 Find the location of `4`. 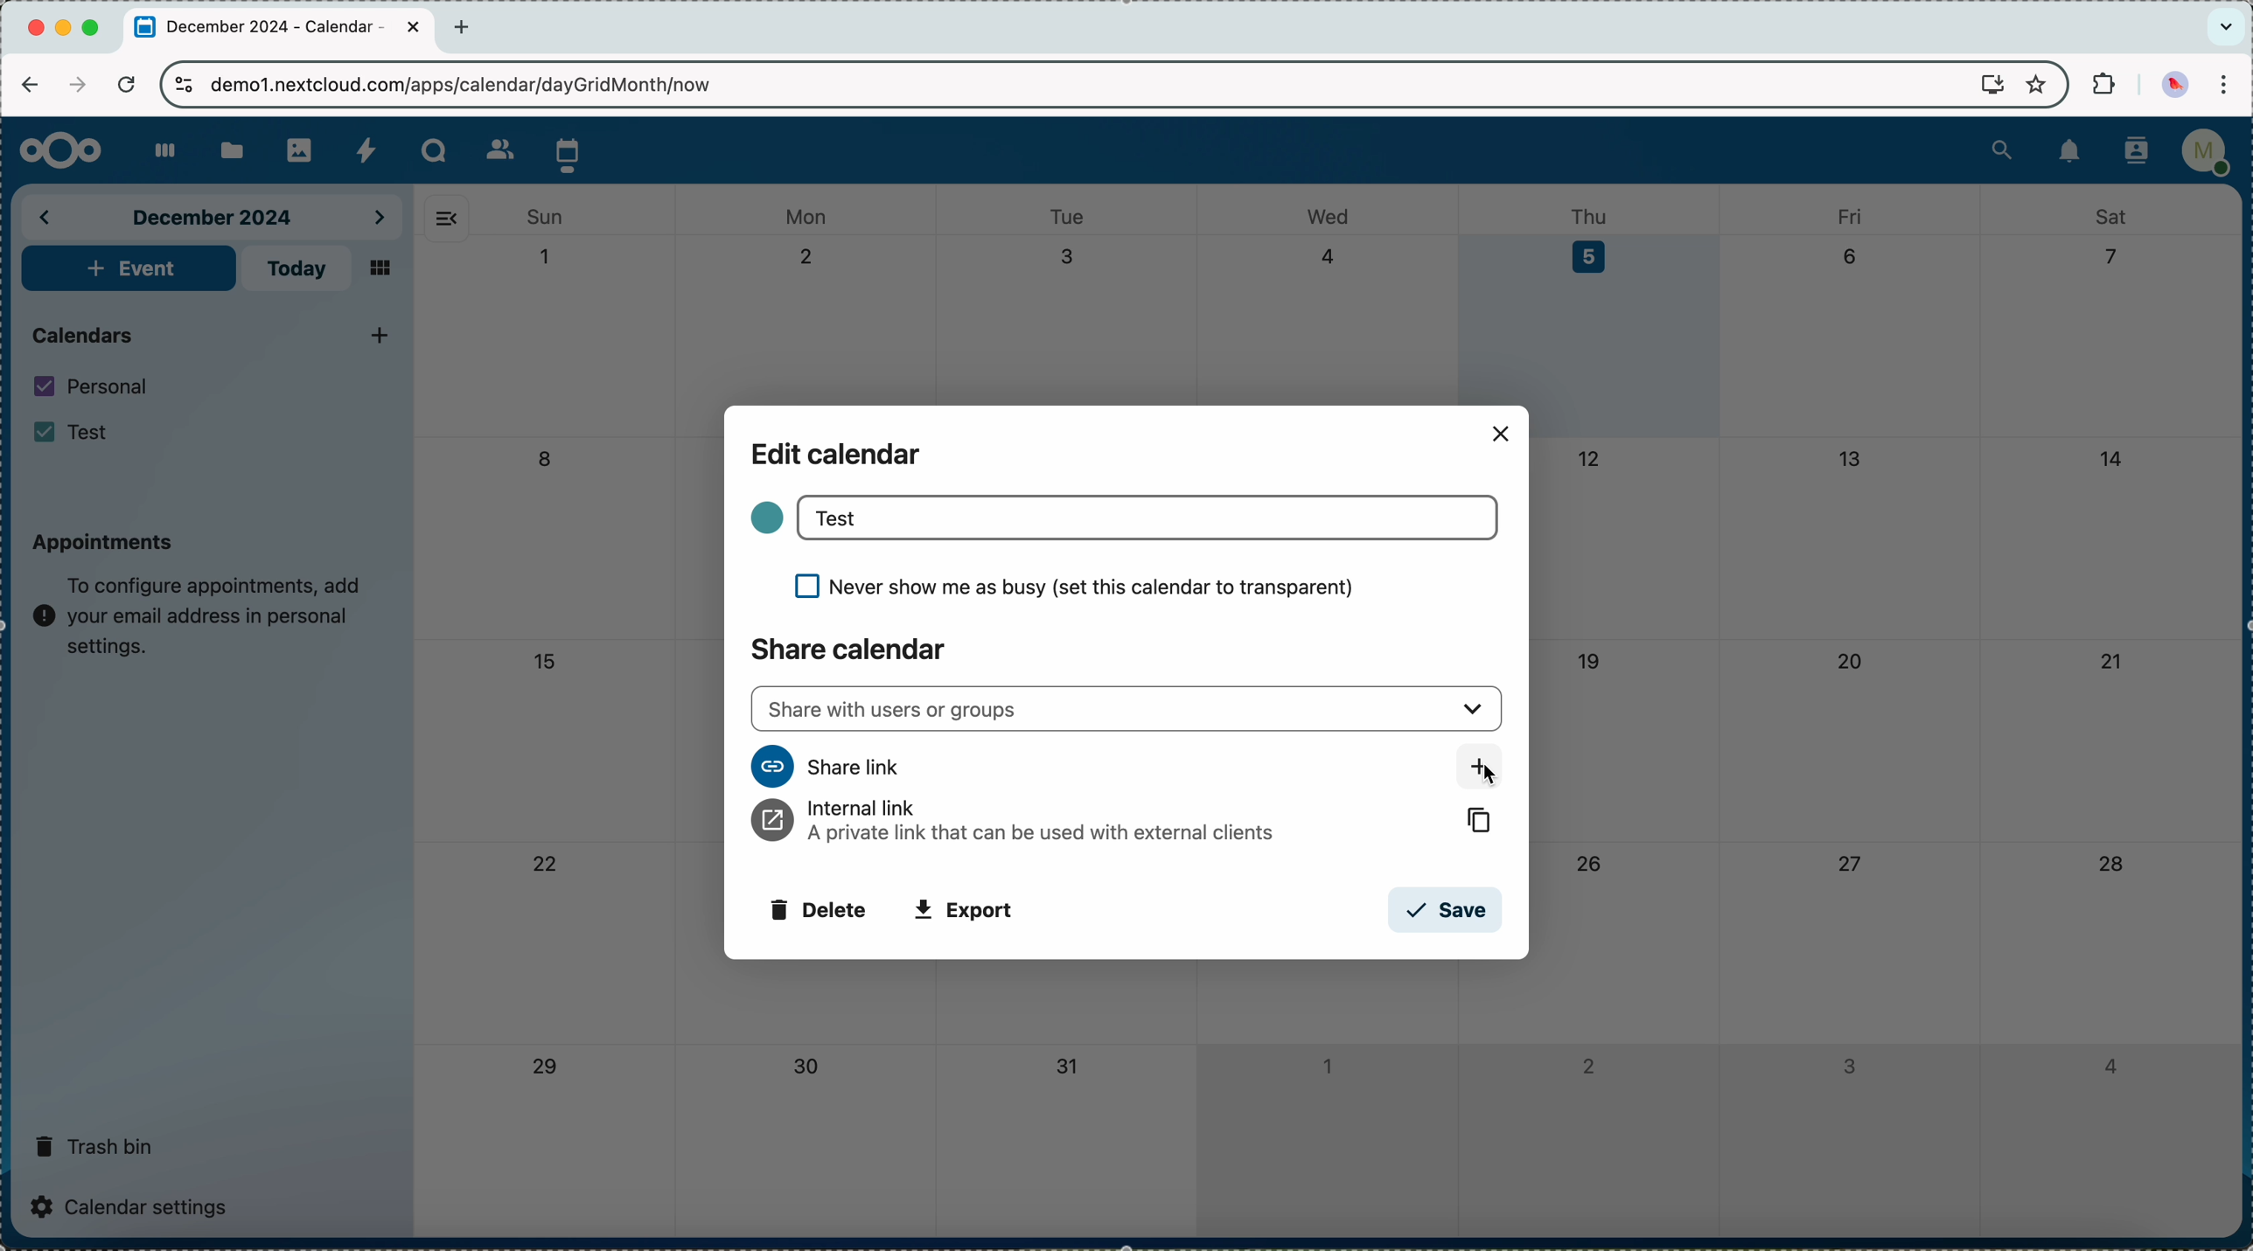

4 is located at coordinates (2108, 1067).